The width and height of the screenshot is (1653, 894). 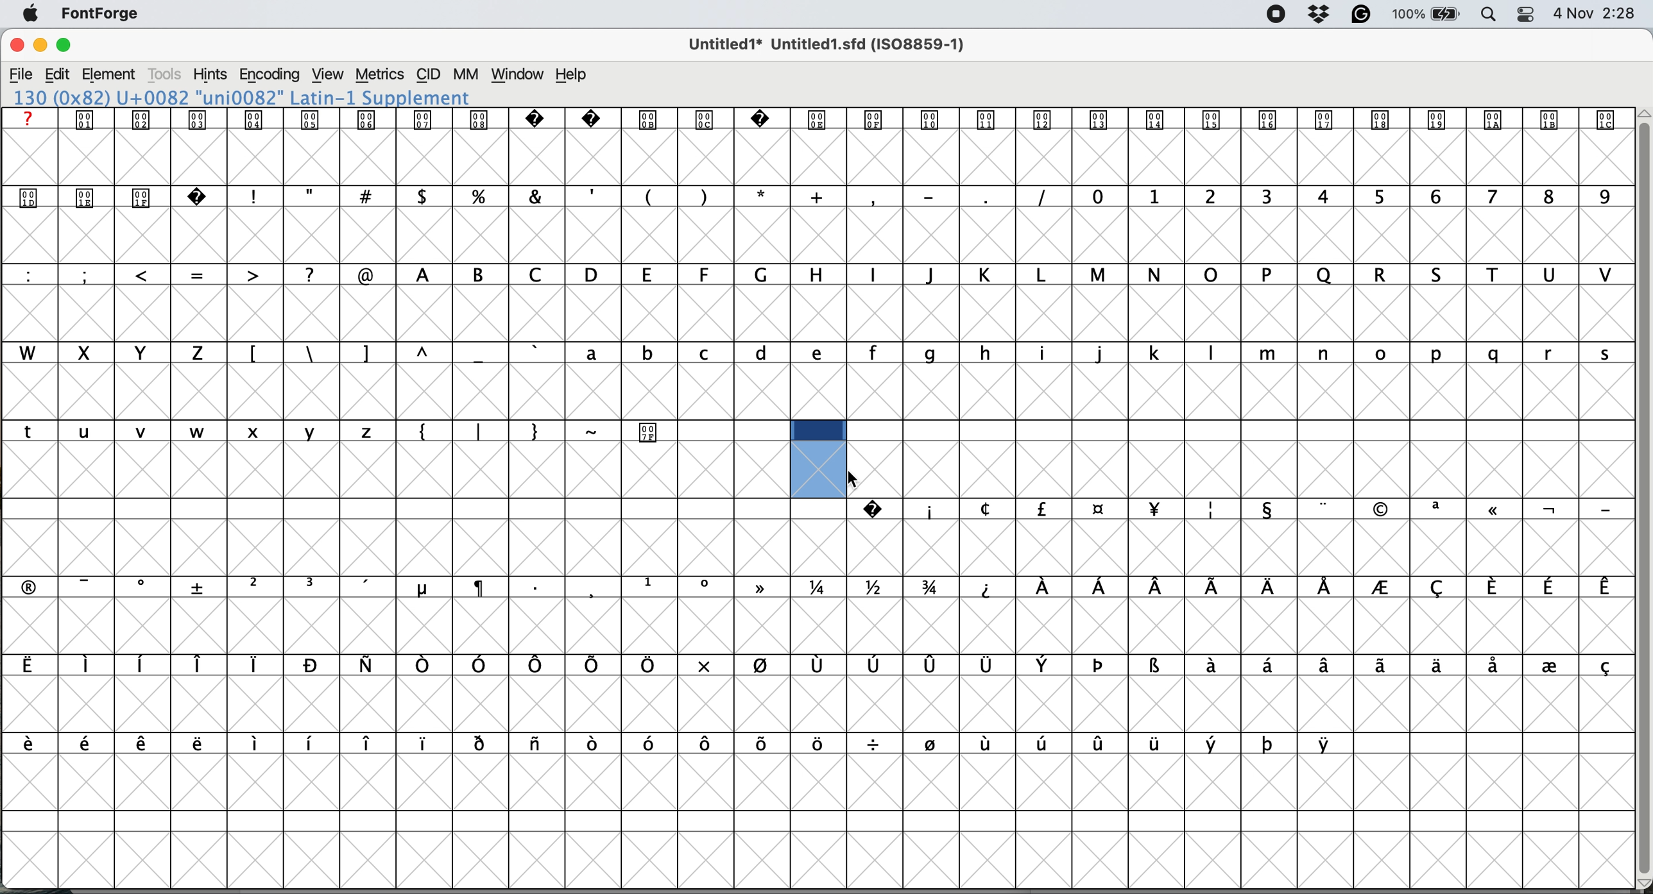 What do you see at coordinates (58, 74) in the screenshot?
I see `edit` at bounding box center [58, 74].